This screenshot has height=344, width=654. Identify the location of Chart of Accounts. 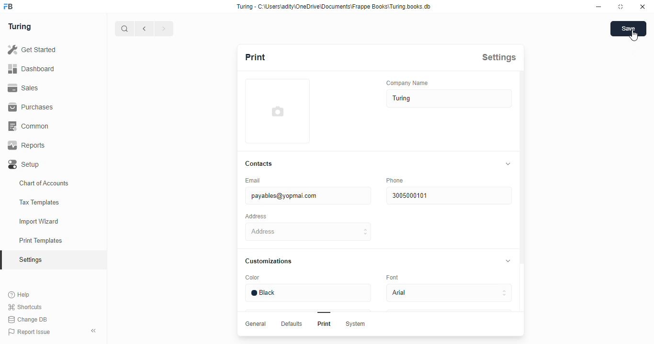
(48, 183).